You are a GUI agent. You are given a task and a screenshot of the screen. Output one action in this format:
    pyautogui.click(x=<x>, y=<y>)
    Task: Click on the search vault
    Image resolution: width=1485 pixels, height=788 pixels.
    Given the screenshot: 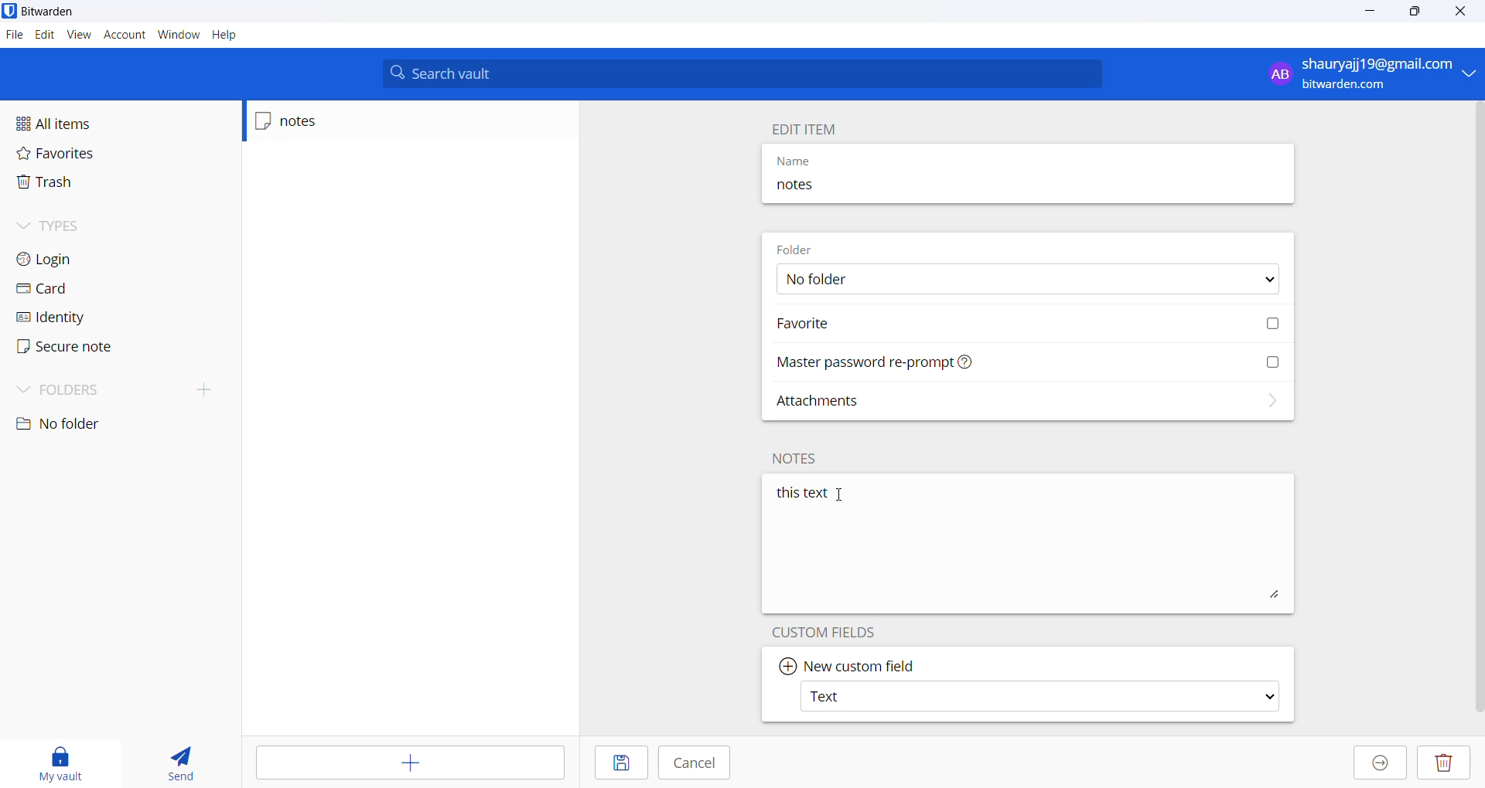 What is the action you would take?
    pyautogui.click(x=745, y=73)
    